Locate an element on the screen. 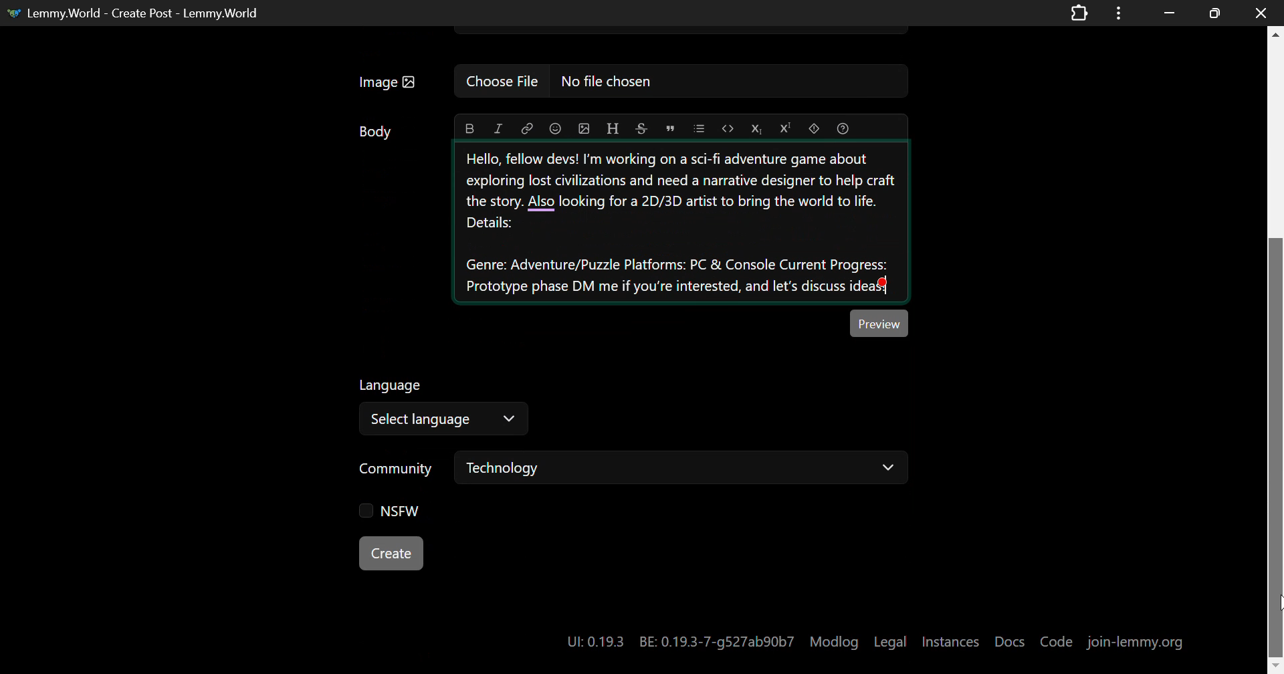  Preview is located at coordinates (879, 323).